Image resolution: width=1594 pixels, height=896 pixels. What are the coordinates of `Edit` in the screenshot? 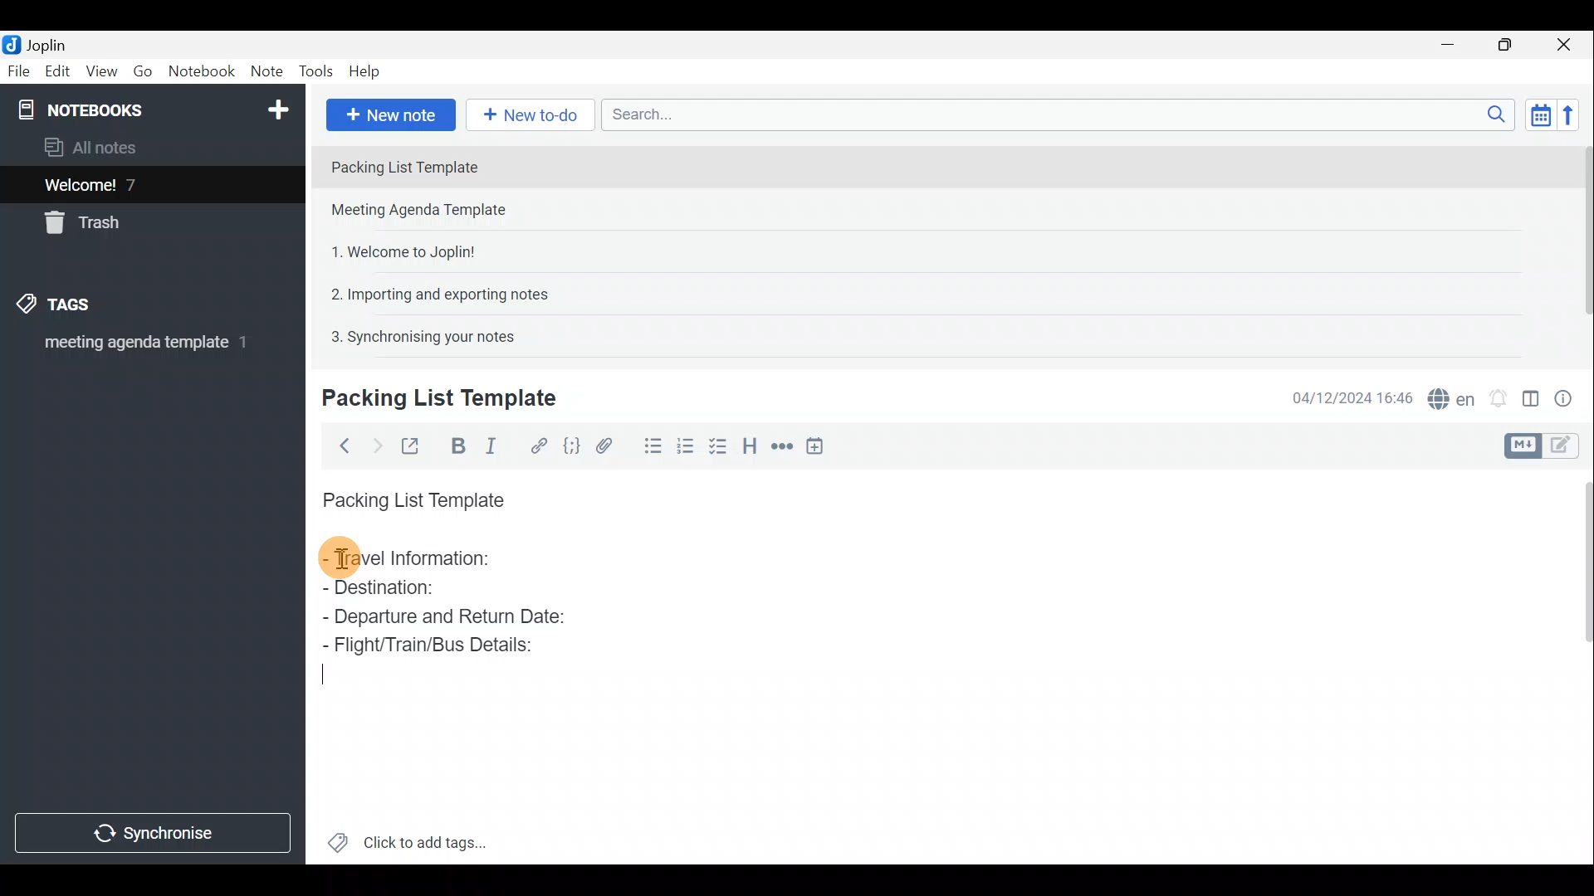 It's located at (54, 72).